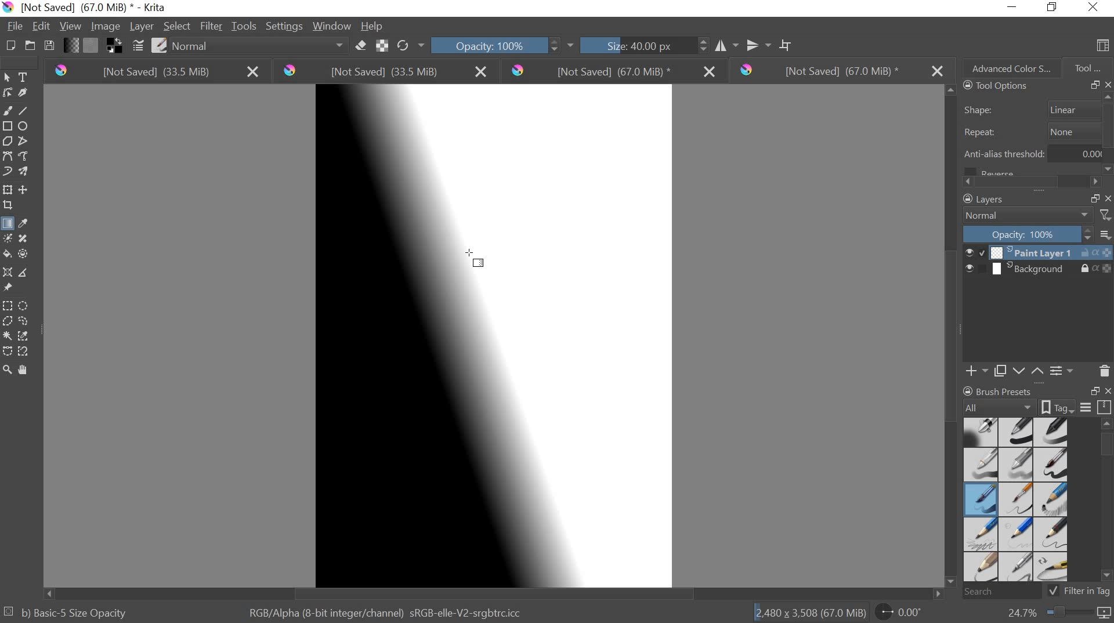 The width and height of the screenshot is (1114, 623). Describe the element at coordinates (1006, 592) in the screenshot. I see `SEARCH ` at that location.